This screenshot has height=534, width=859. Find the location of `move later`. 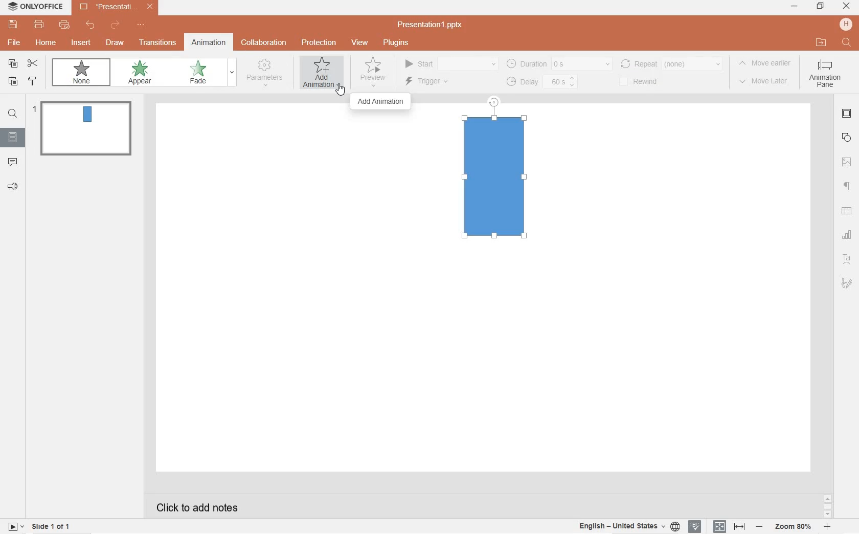

move later is located at coordinates (764, 83).